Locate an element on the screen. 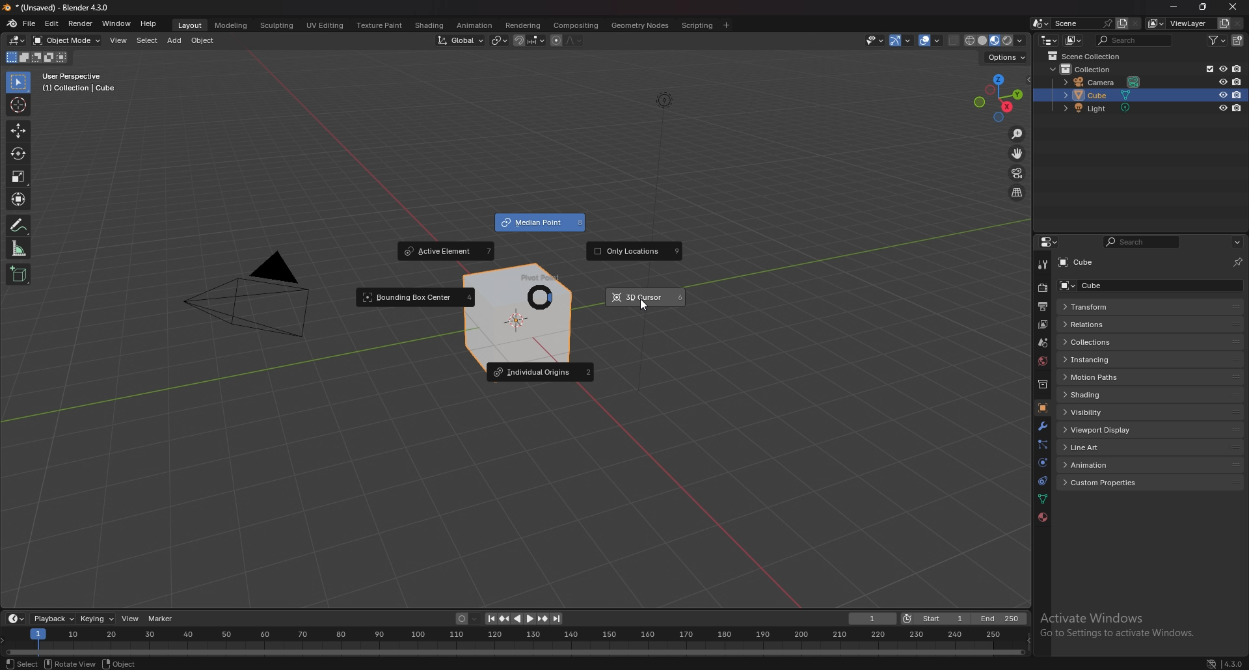 This screenshot has height=670, width=1249. add is located at coordinates (176, 40).